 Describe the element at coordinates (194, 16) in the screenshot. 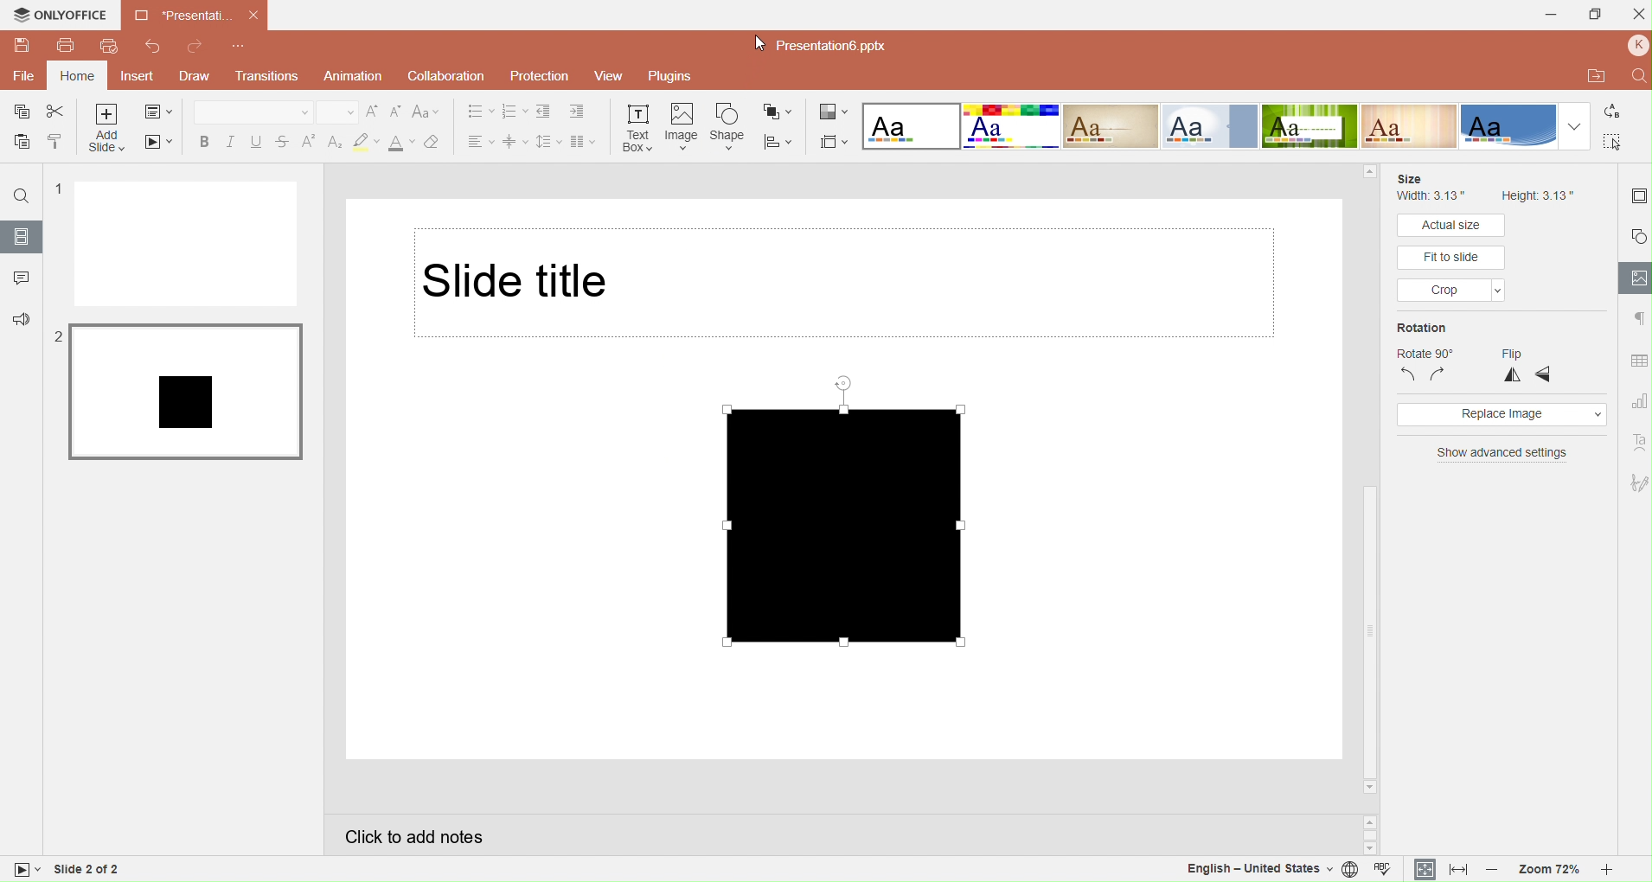

I see `Presentation Tab` at that location.